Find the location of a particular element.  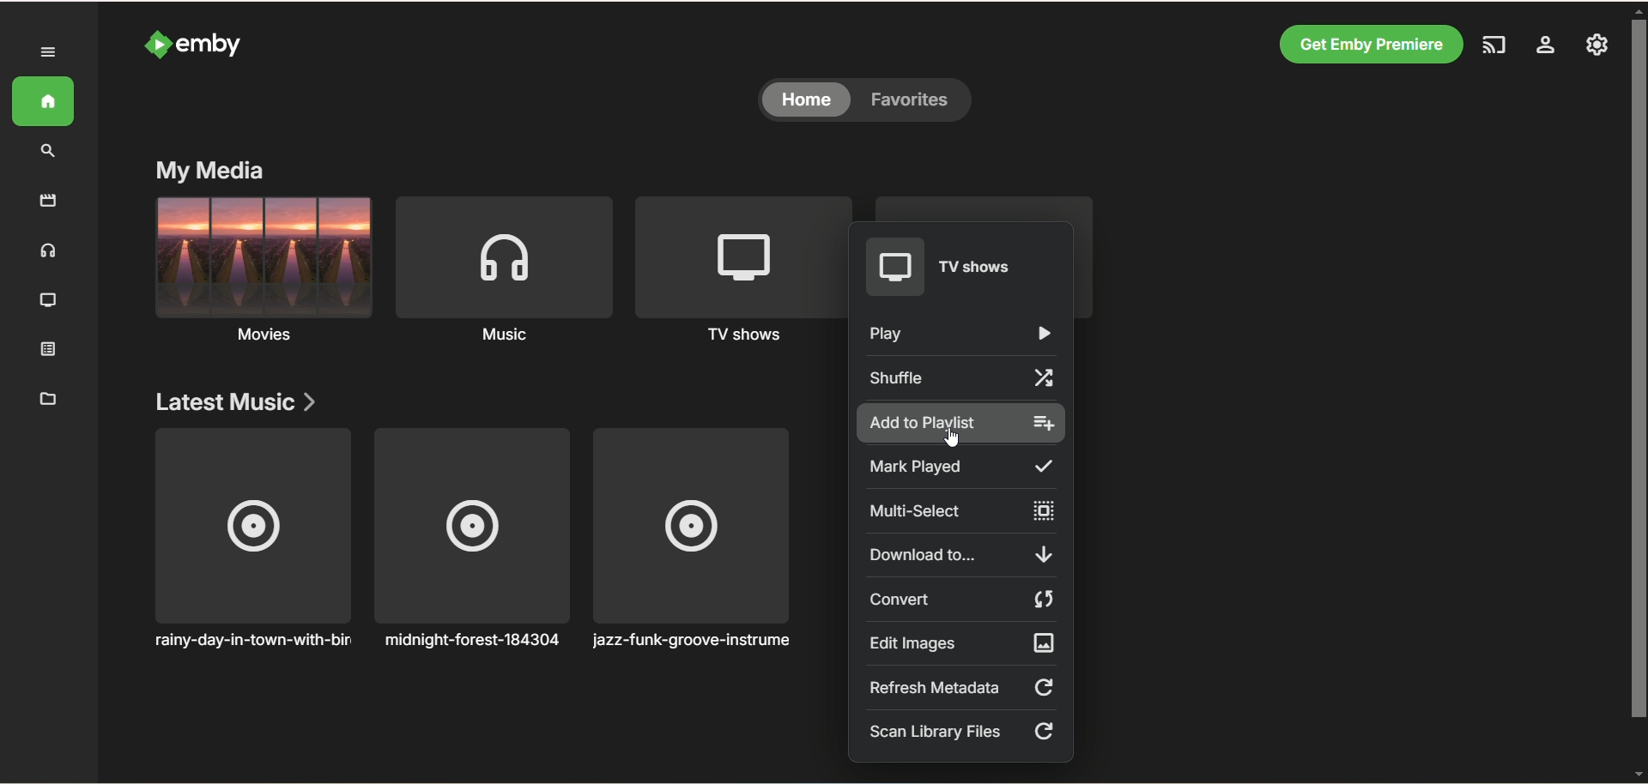

music is located at coordinates (49, 254).